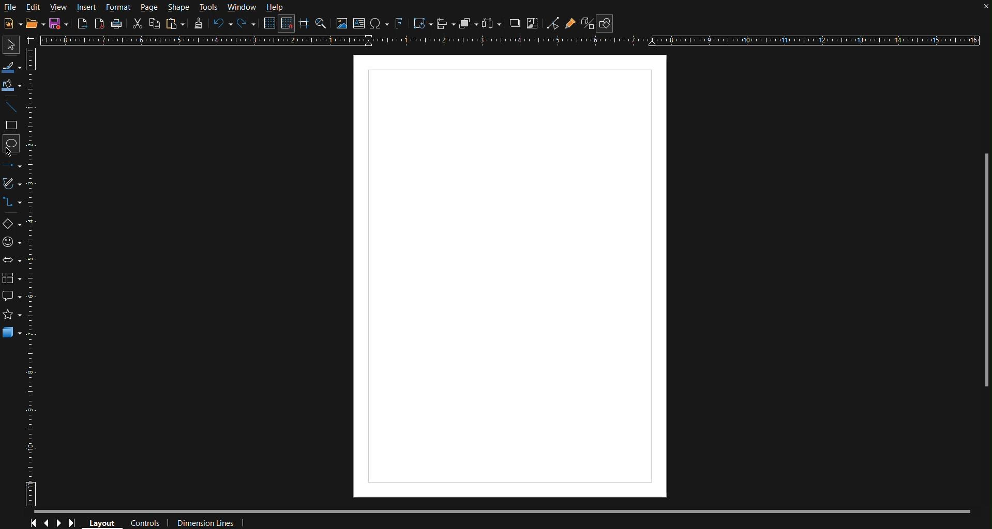 This screenshot has width=992, height=529. Describe the element at coordinates (100, 24) in the screenshot. I see `Export as PDF` at that location.